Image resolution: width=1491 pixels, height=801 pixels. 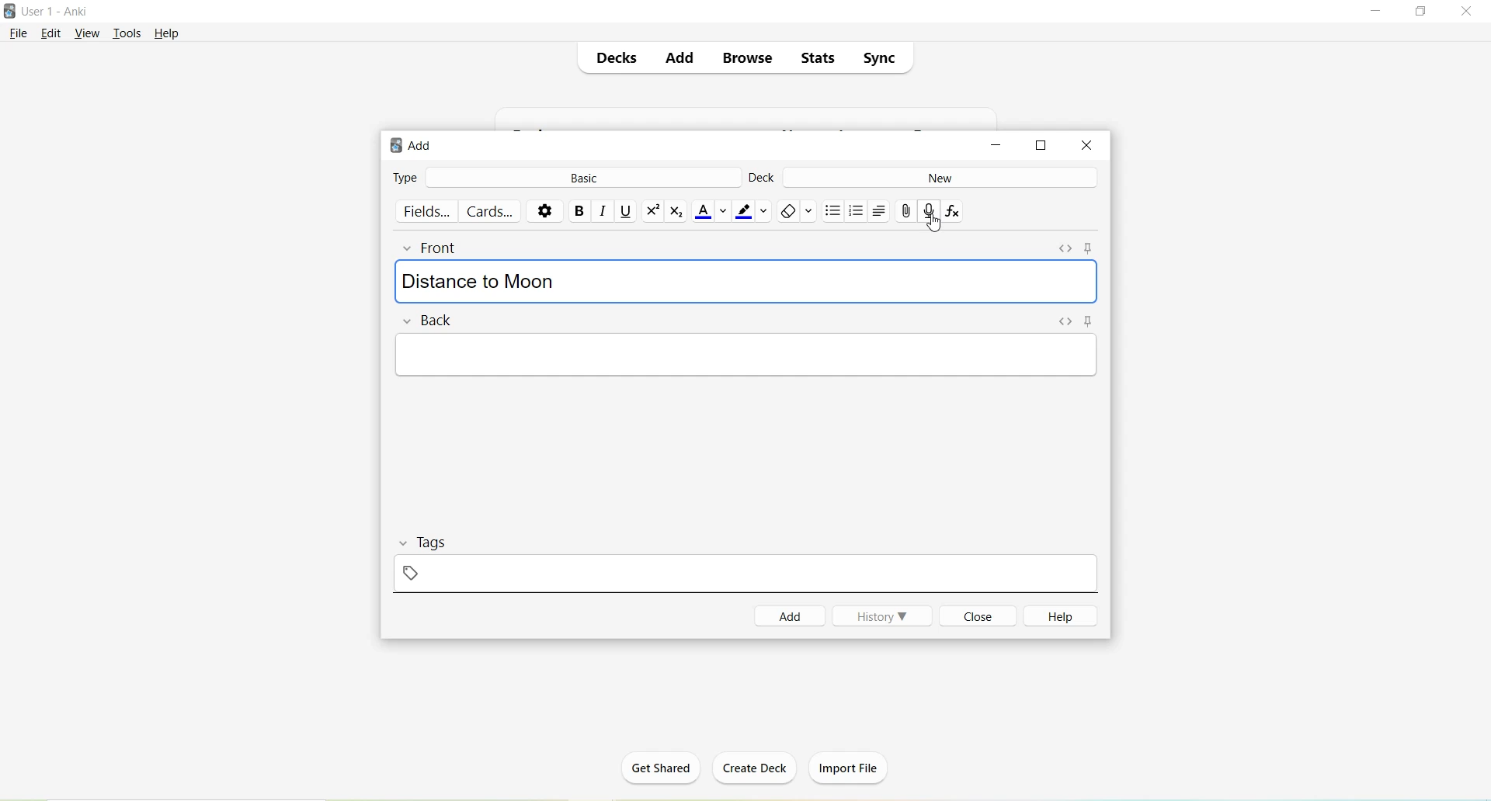 What do you see at coordinates (741, 59) in the screenshot?
I see `Browse` at bounding box center [741, 59].